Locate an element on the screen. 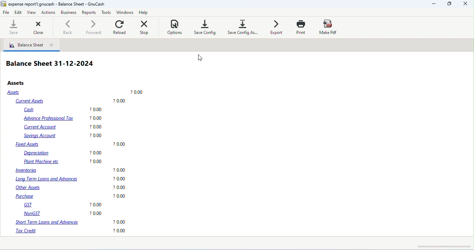 The width and height of the screenshot is (474, 250). balance sheet is located at coordinates (27, 46).